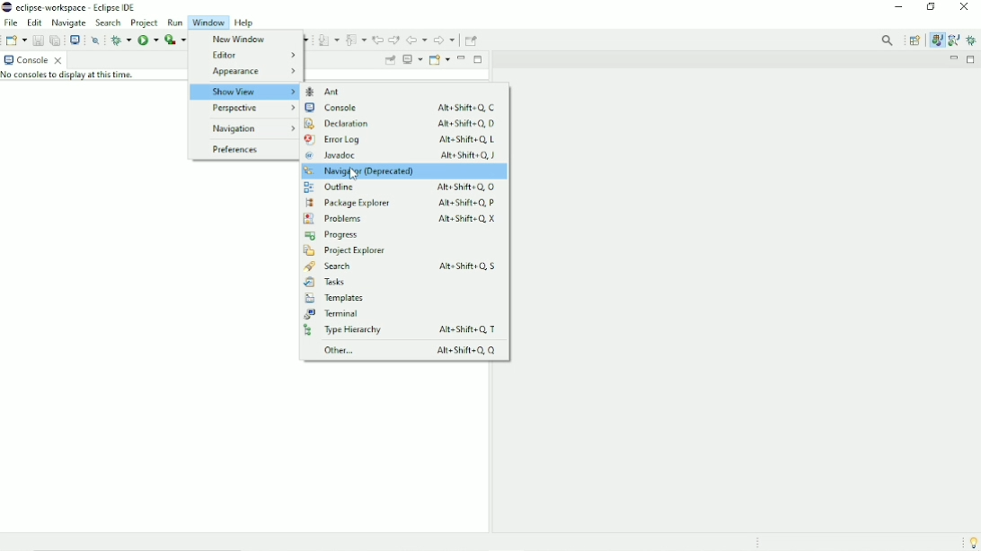 The width and height of the screenshot is (981, 551). I want to click on Maximize, so click(478, 58).